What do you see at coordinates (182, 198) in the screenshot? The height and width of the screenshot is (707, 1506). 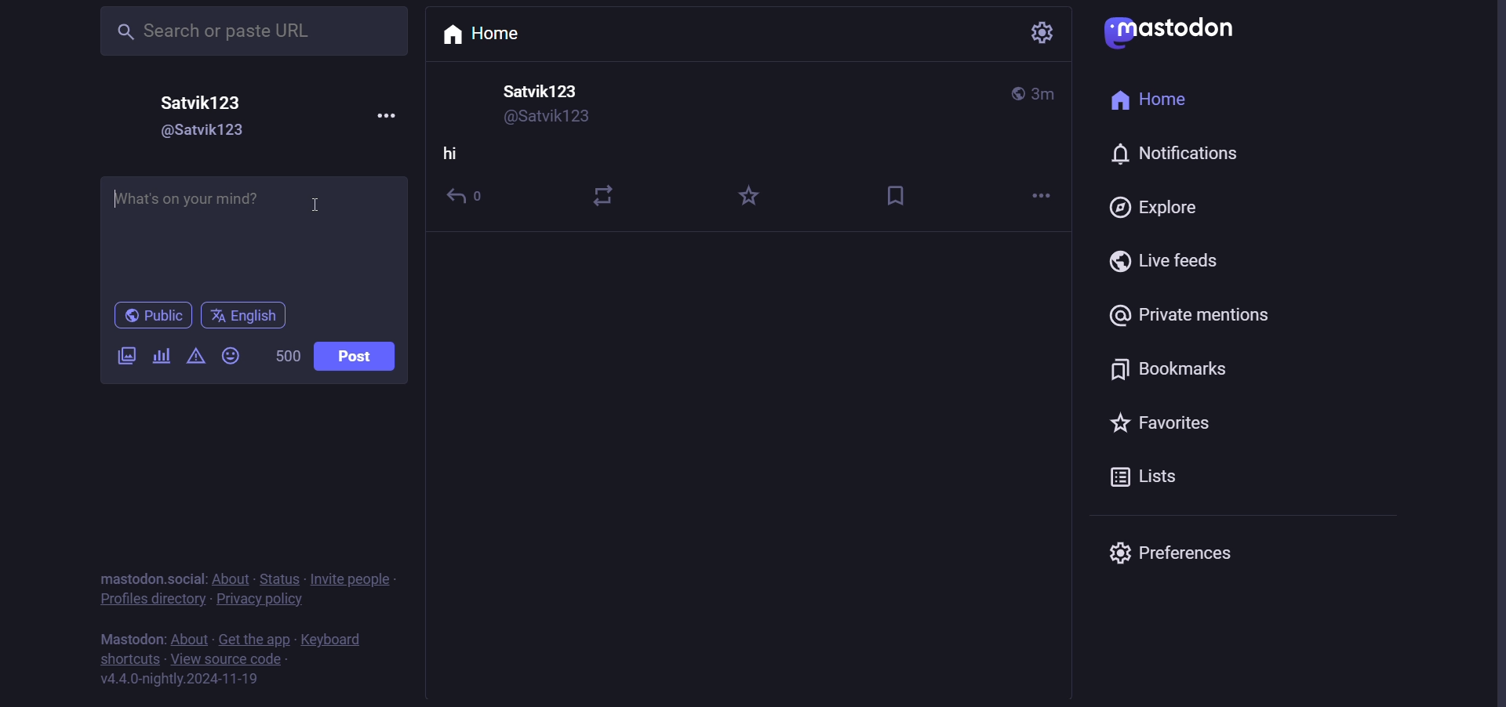 I see `writing activated` at bounding box center [182, 198].